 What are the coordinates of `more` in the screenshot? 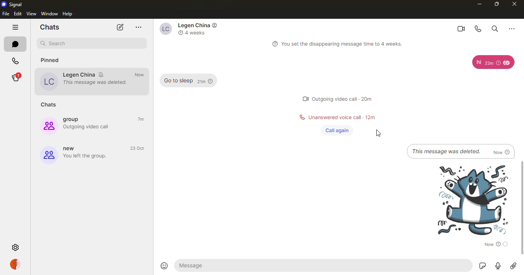 It's located at (138, 27).